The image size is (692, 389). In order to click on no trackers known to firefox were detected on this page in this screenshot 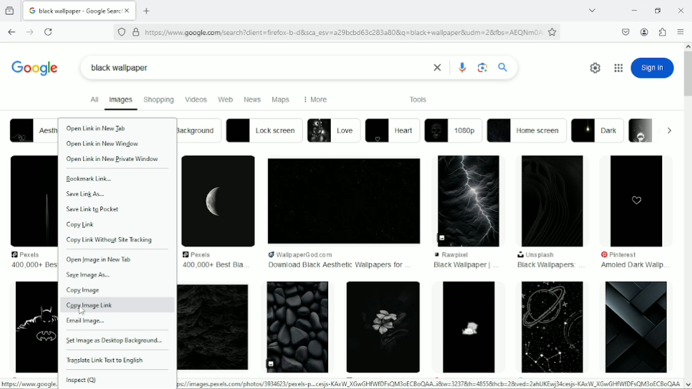, I will do `click(121, 31)`.